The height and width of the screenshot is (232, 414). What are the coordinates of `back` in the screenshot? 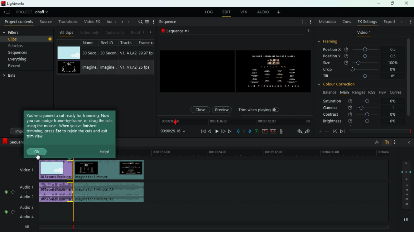 It's located at (7, 13).